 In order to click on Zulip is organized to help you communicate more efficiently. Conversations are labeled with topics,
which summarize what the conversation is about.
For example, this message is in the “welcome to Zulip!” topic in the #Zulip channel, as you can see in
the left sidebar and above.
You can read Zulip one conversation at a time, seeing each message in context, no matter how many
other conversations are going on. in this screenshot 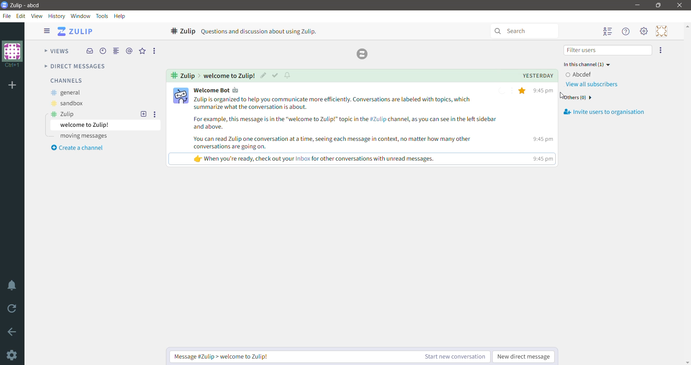, I will do `click(348, 124)`.